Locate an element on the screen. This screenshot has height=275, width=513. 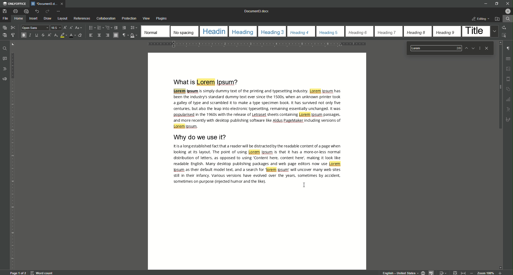
Increase Indent is located at coordinates (125, 28).